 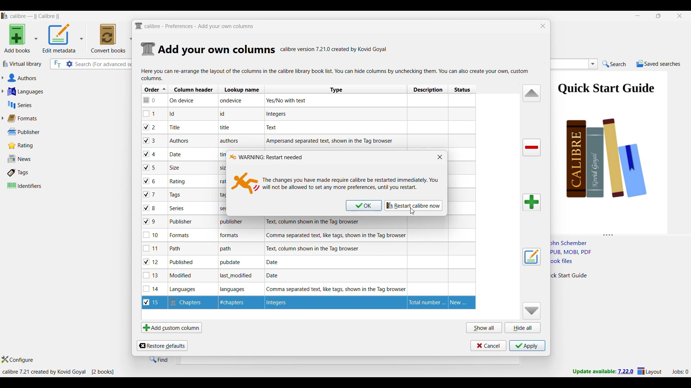 I want to click on note, so click(x=229, y=128).